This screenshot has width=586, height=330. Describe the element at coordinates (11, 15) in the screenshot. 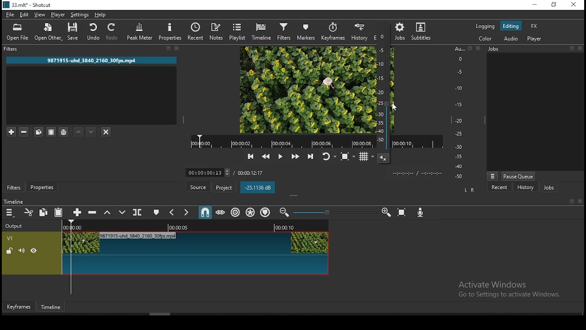

I see `file` at that location.